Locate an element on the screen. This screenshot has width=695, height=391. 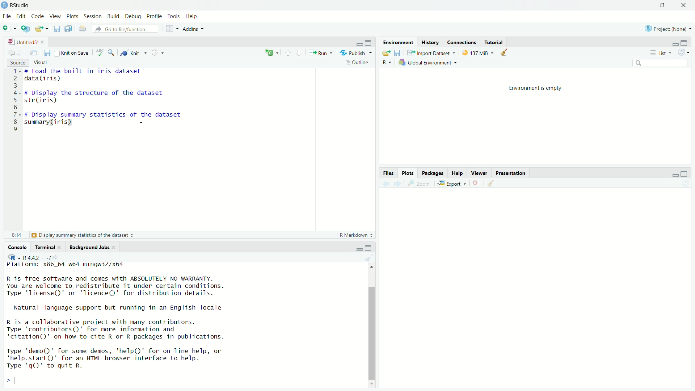
Full Height is located at coordinates (370, 248).